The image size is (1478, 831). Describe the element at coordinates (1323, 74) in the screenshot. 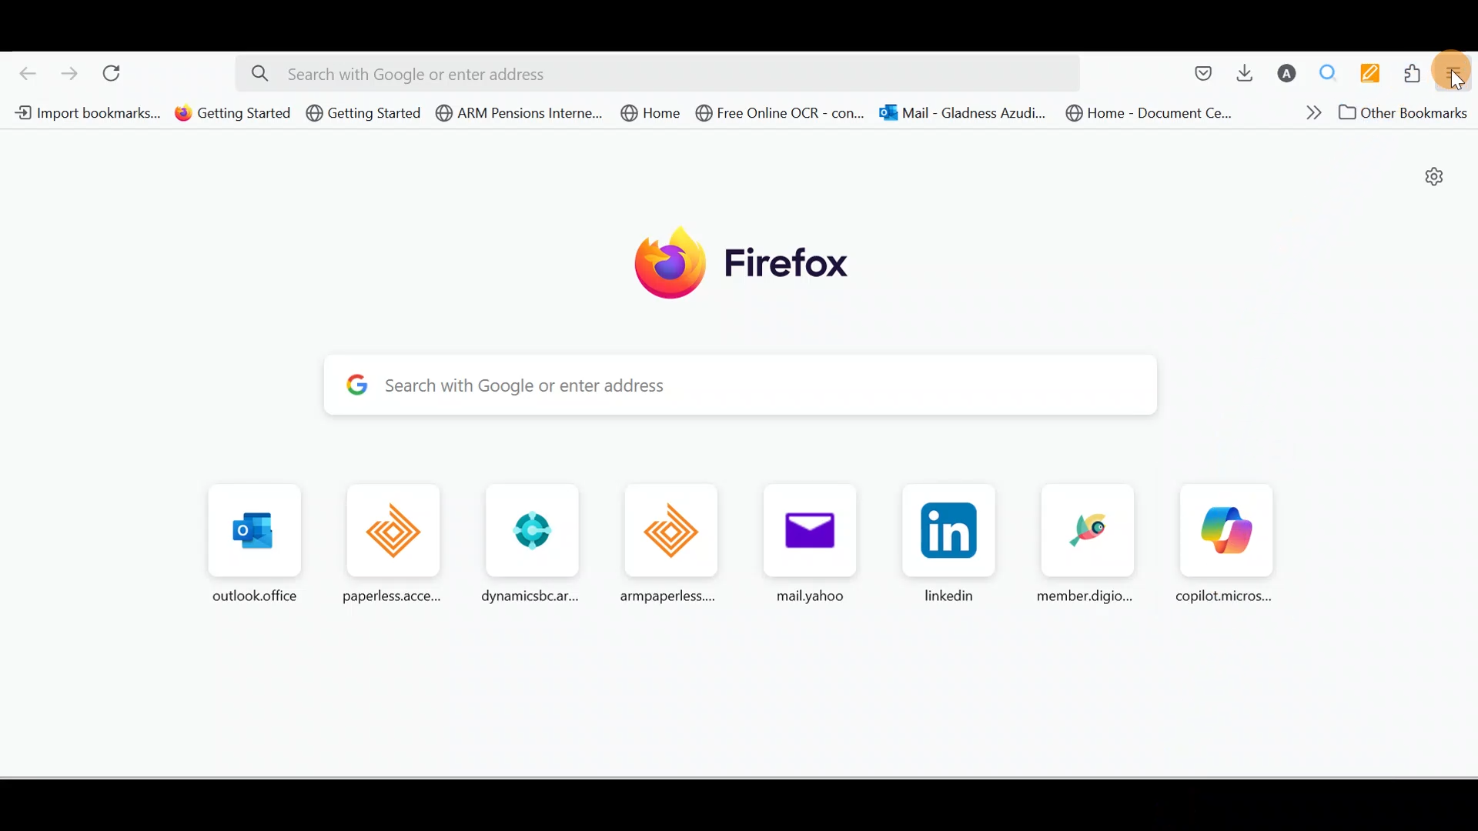

I see `Multiple search and higlight` at that location.